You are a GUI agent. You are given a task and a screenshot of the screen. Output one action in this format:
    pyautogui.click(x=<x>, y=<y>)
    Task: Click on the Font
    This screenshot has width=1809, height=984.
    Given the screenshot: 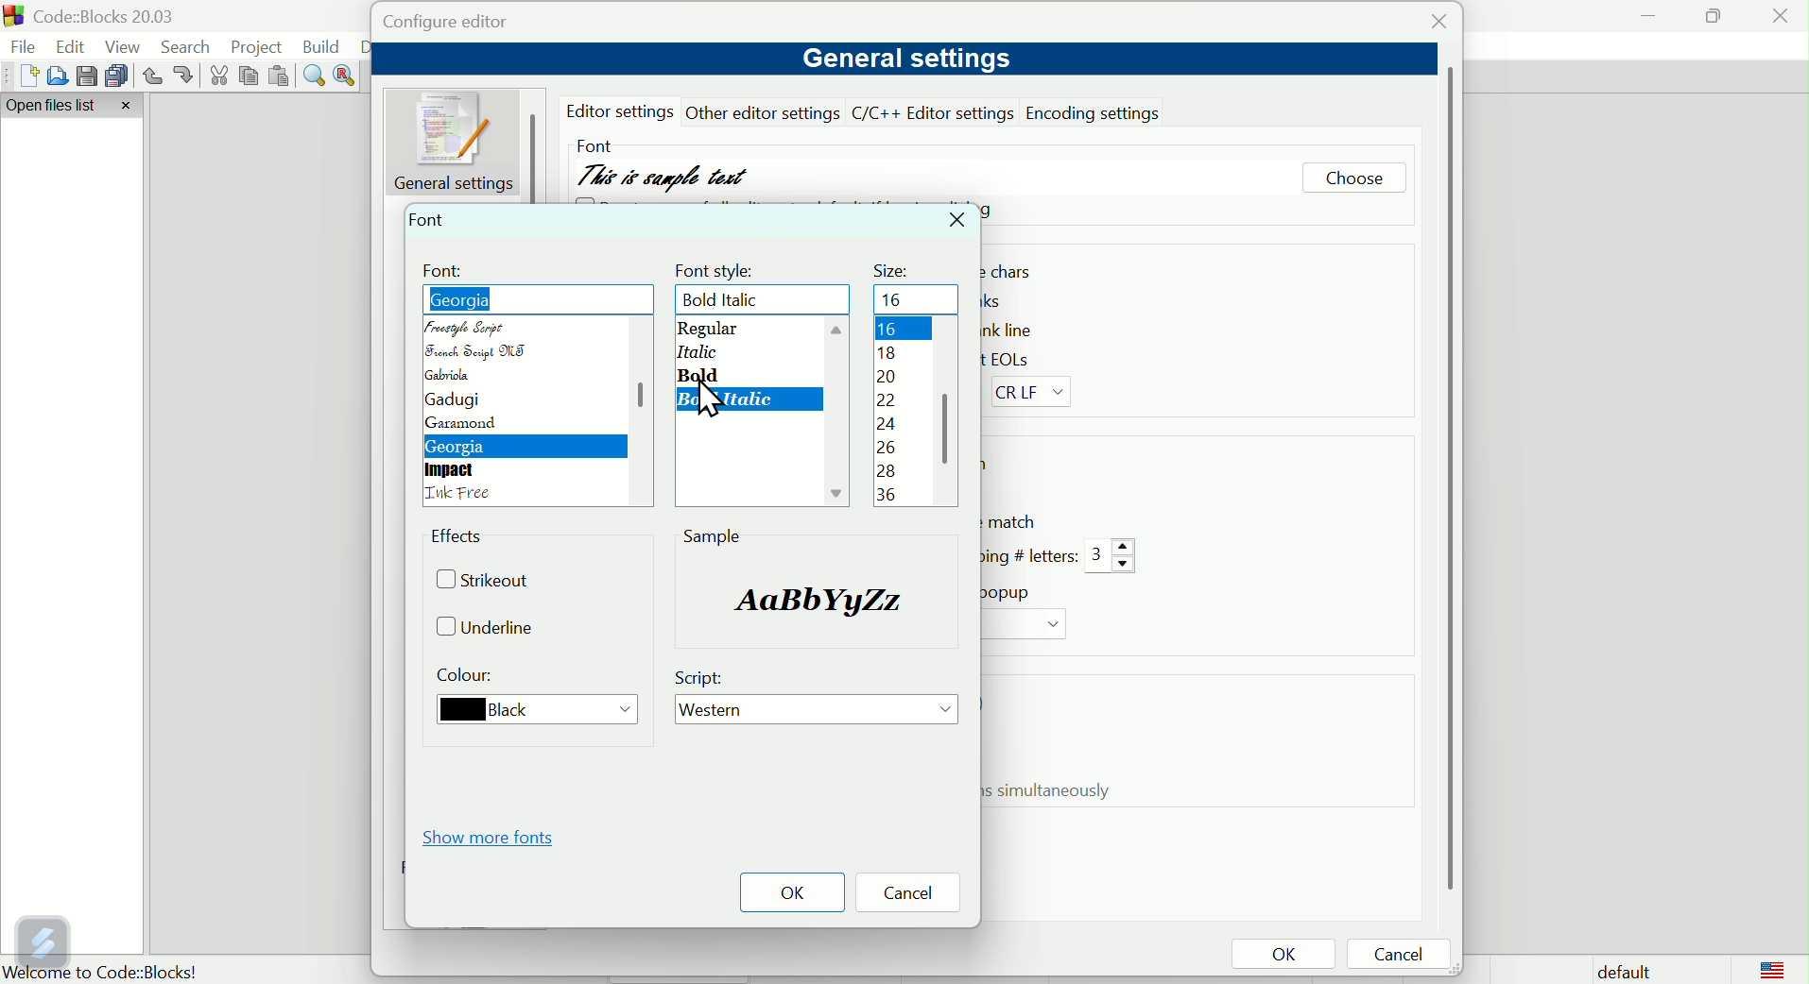 What is the action you would take?
    pyautogui.click(x=445, y=271)
    